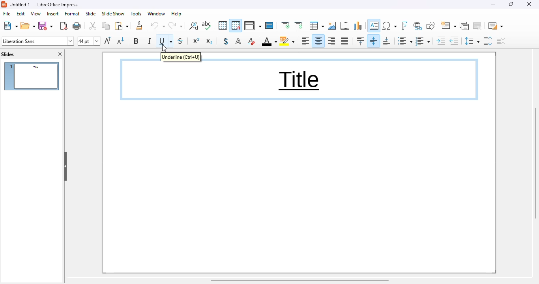  I want to click on superscript, so click(197, 40).